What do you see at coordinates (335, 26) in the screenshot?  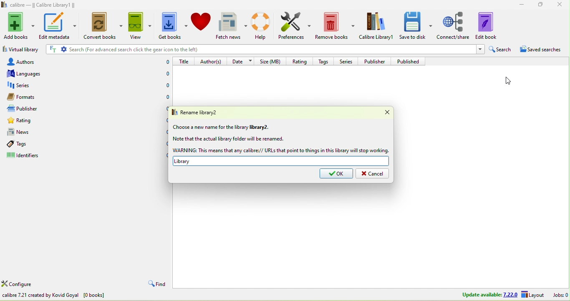 I see `remove books` at bounding box center [335, 26].